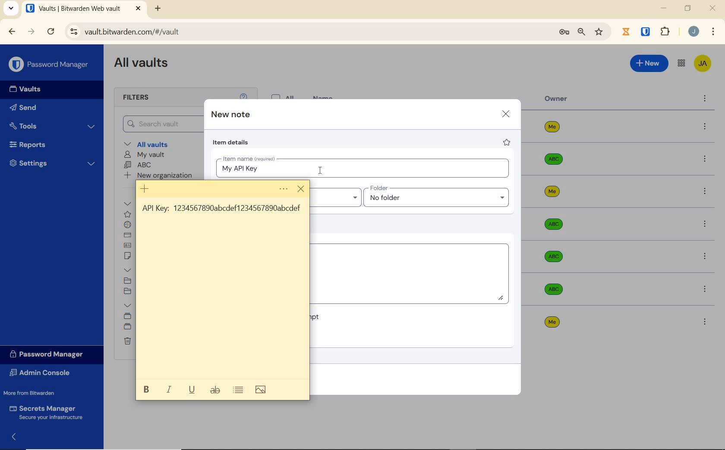  Describe the element at coordinates (713, 32) in the screenshot. I see `customize Google chrome` at that location.